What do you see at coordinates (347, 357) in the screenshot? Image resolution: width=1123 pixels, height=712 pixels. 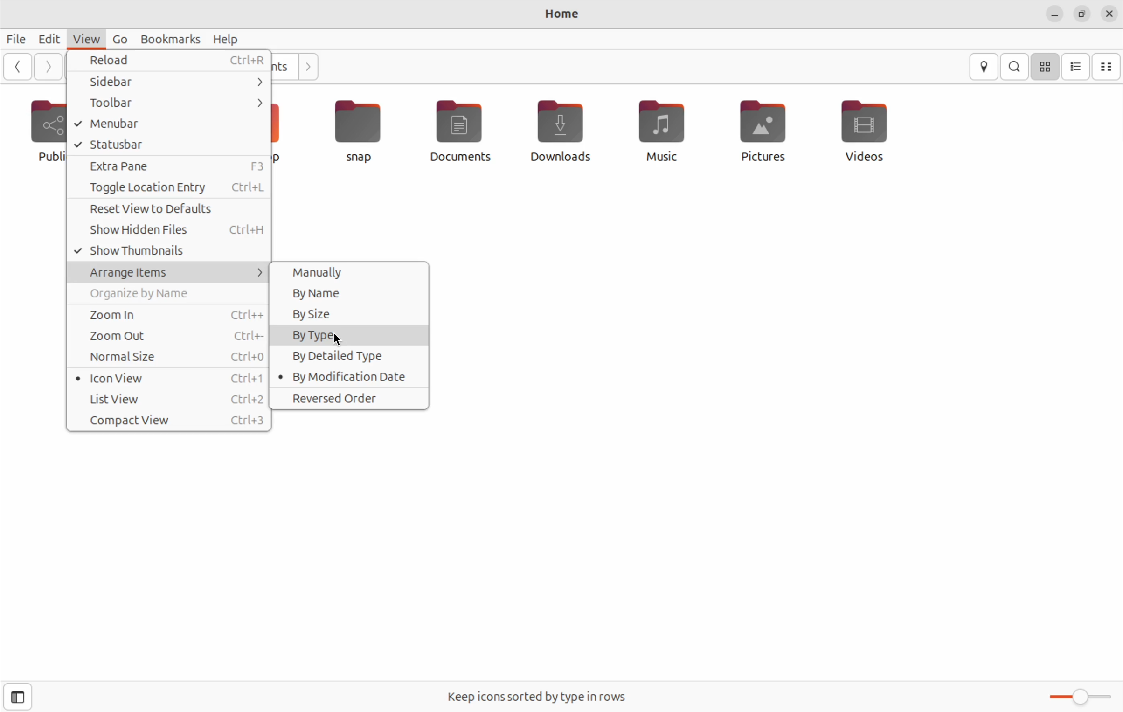 I see `by detailed type` at bounding box center [347, 357].